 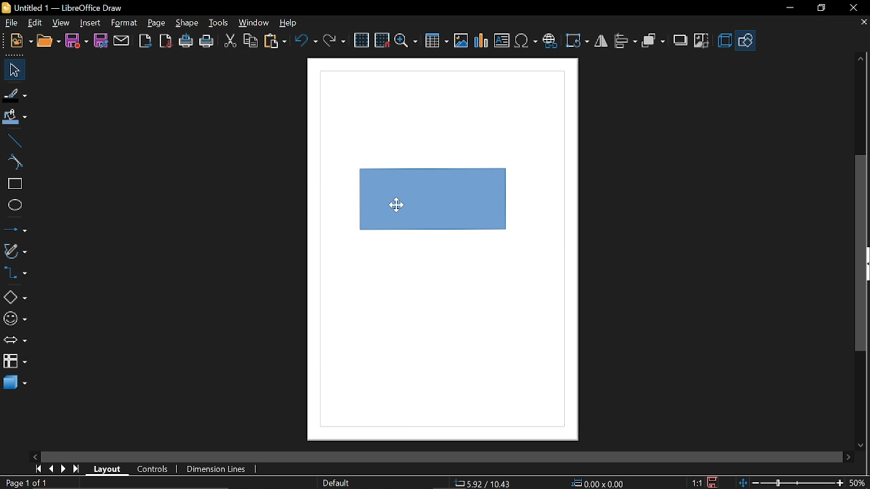 I want to click on save as, so click(x=101, y=41).